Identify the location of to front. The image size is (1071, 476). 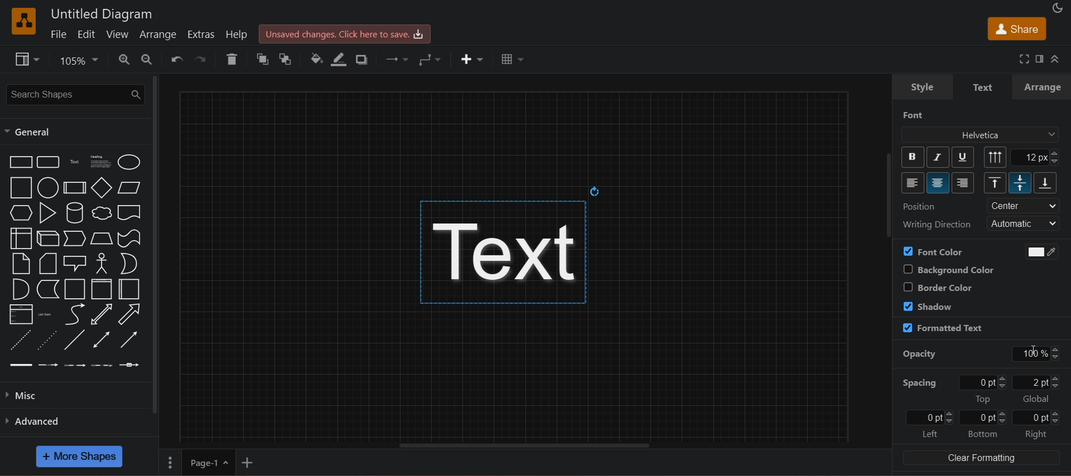
(259, 59).